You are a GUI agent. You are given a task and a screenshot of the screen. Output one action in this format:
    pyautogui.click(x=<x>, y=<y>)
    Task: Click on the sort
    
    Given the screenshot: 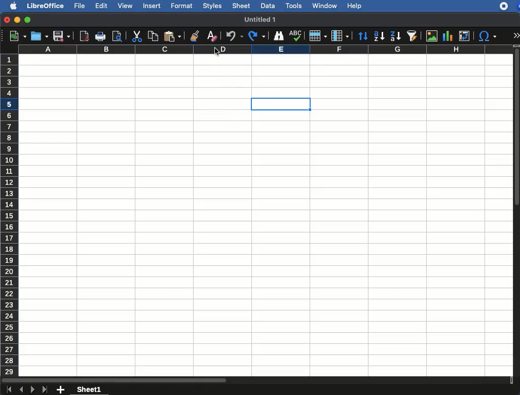 What is the action you would take?
    pyautogui.click(x=412, y=36)
    